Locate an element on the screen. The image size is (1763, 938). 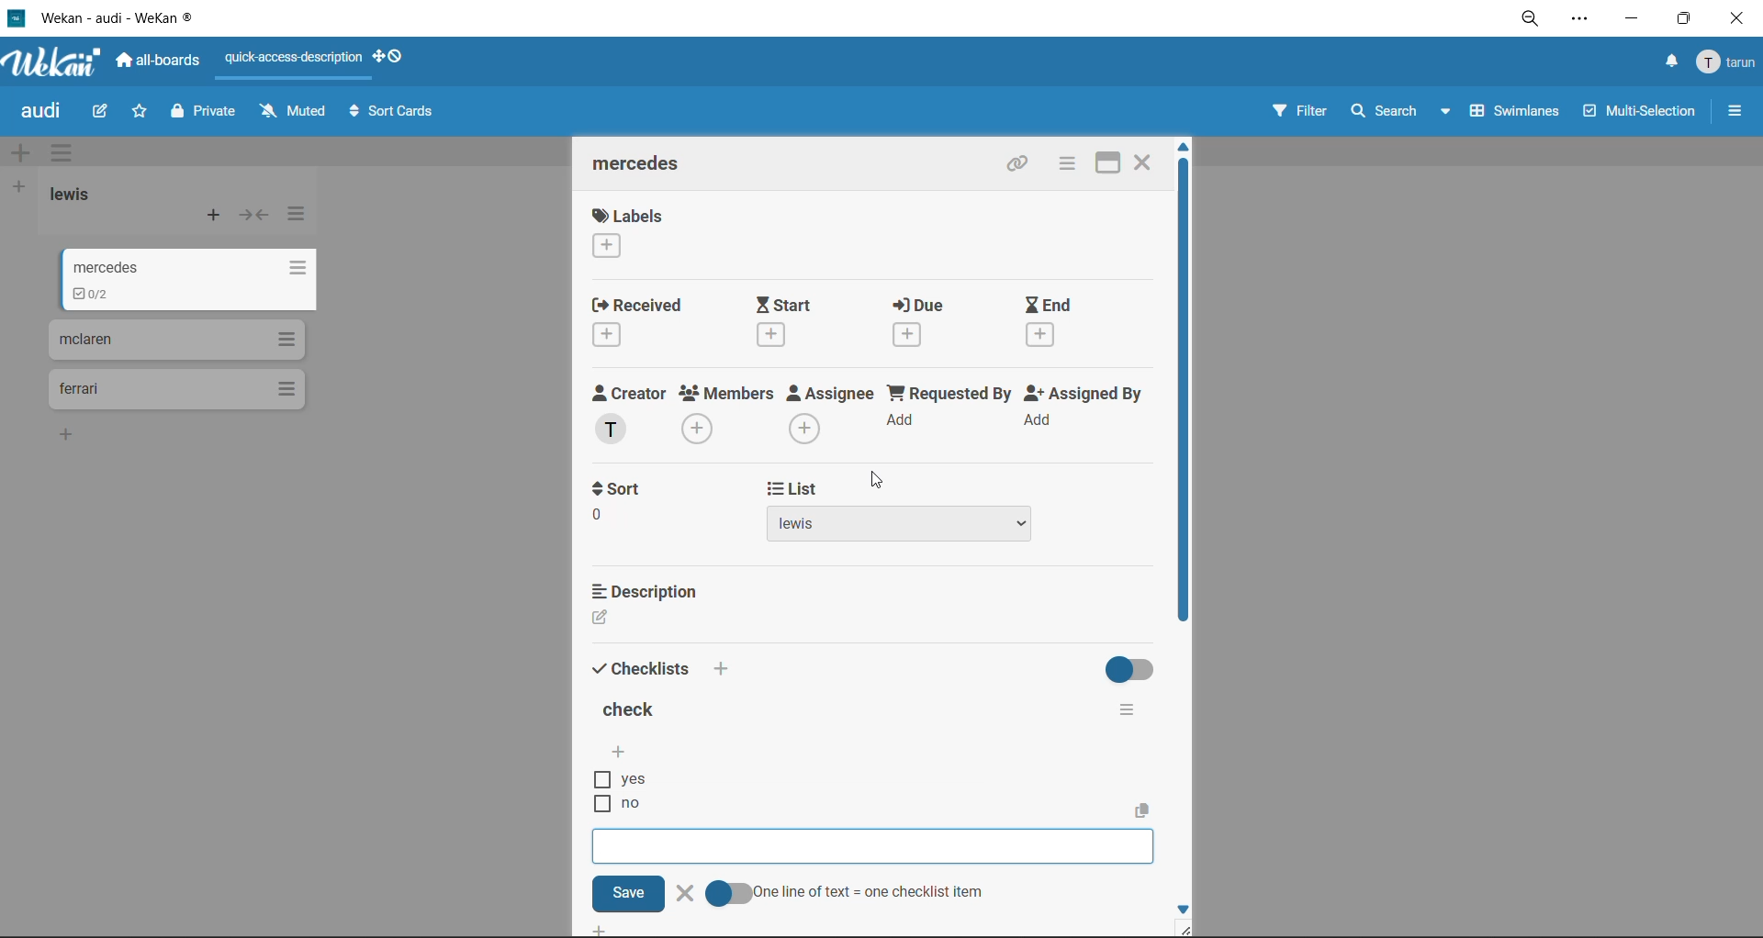
desscription is located at coordinates (649, 590).